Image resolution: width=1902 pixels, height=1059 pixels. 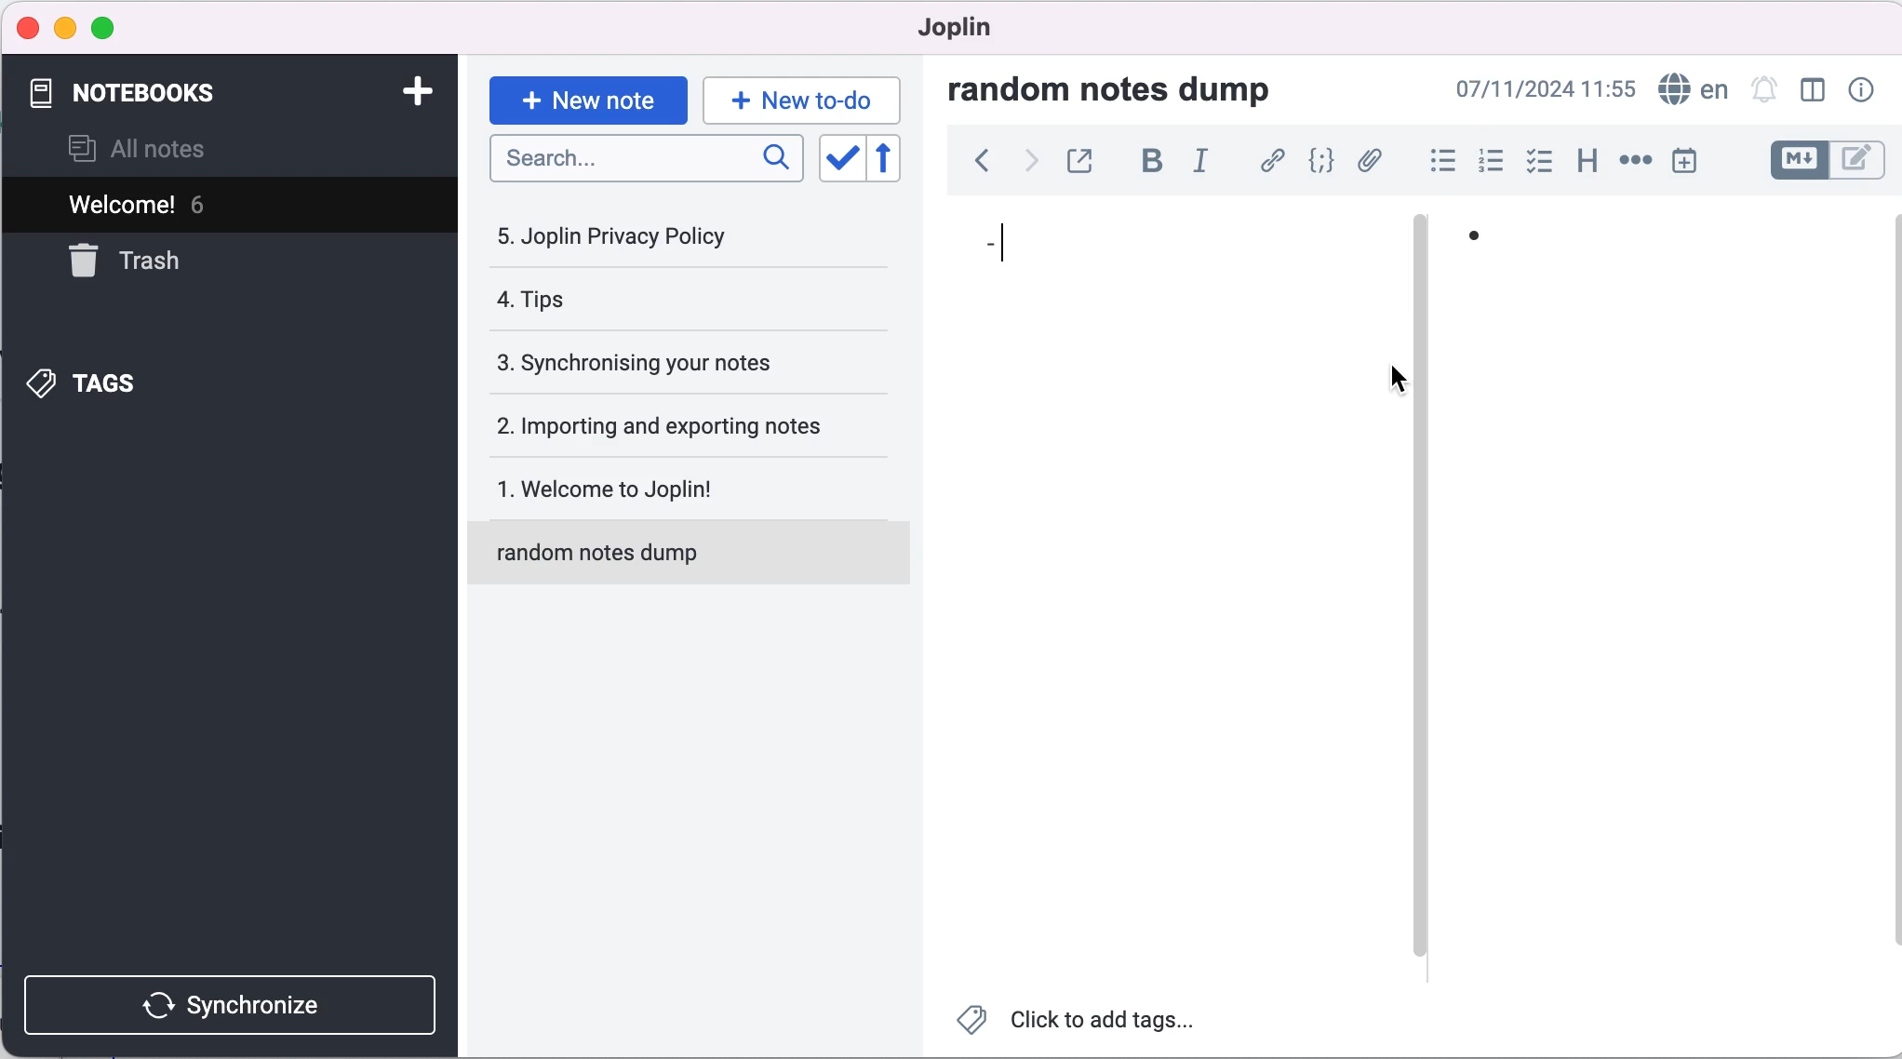 What do you see at coordinates (103, 30) in the screenshot?
I see `maximize` at bounding box center [103, 30].